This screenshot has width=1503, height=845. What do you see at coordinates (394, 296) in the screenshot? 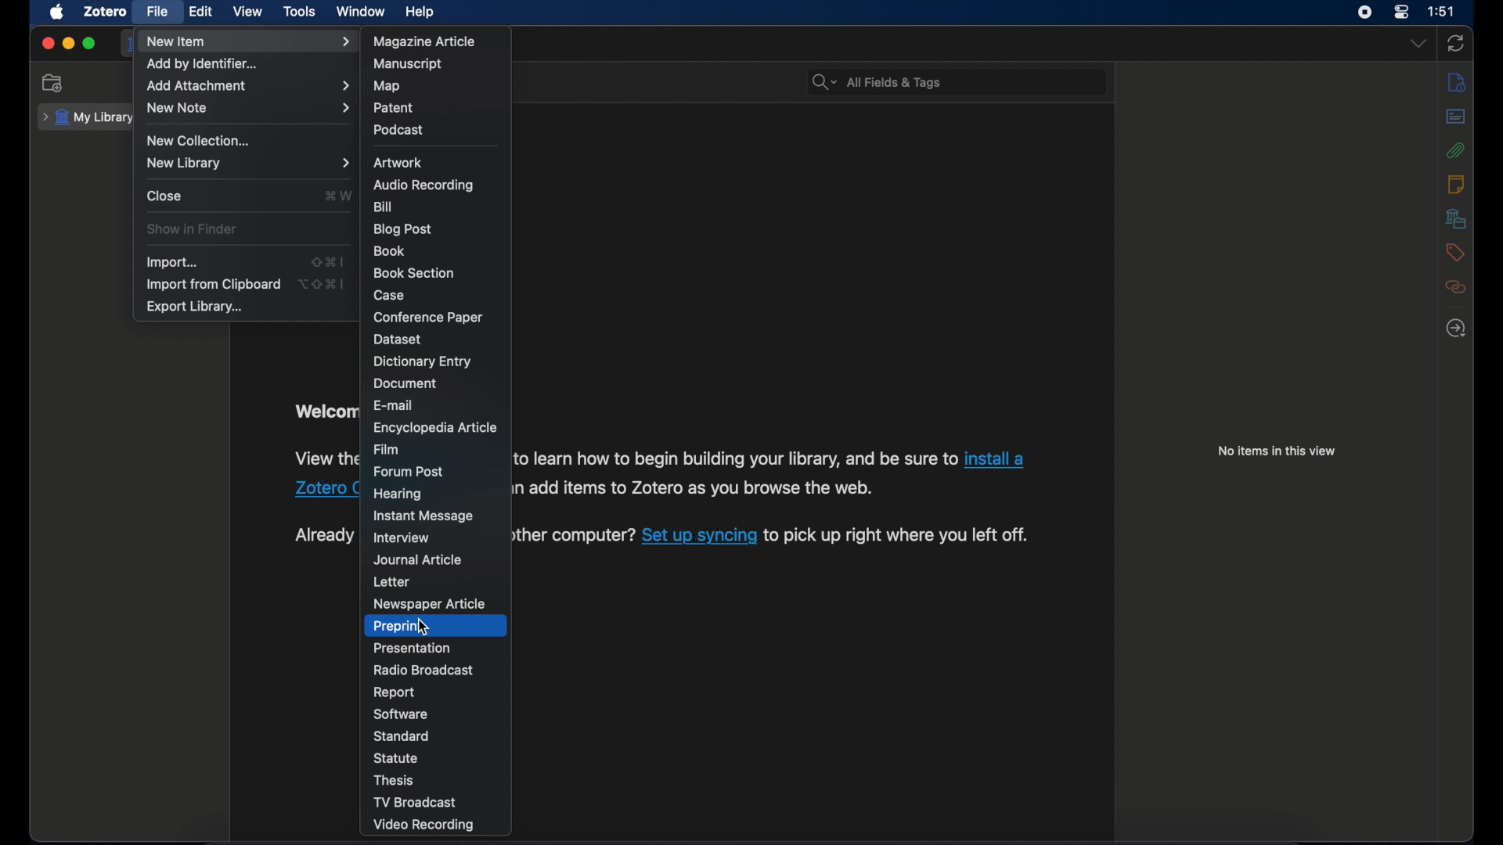
I see `case` at bounding box center [394, 296].